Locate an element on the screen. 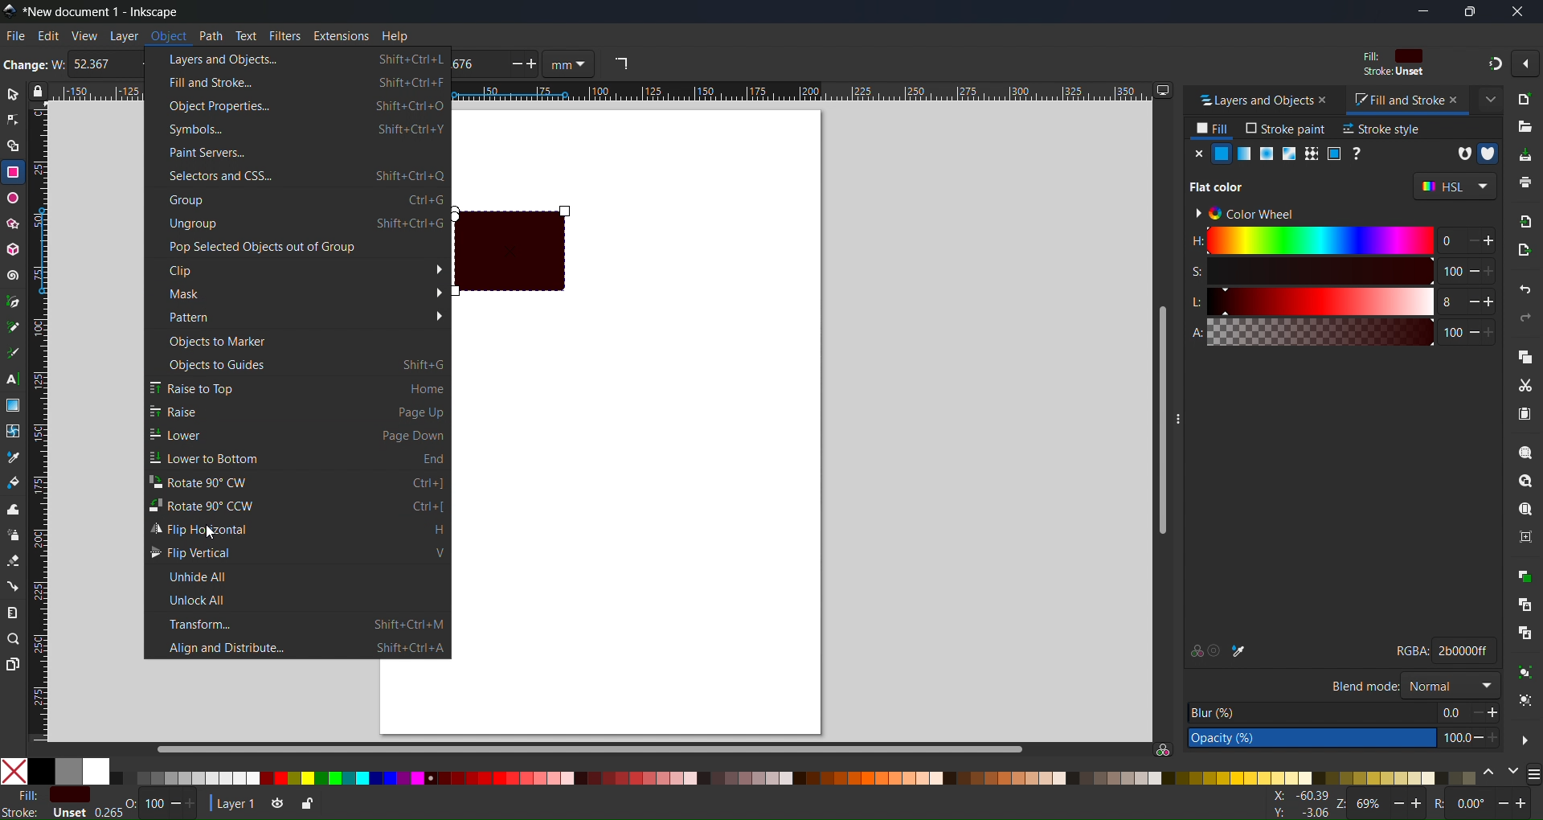  0.265 is located at coordinates (104, 813).